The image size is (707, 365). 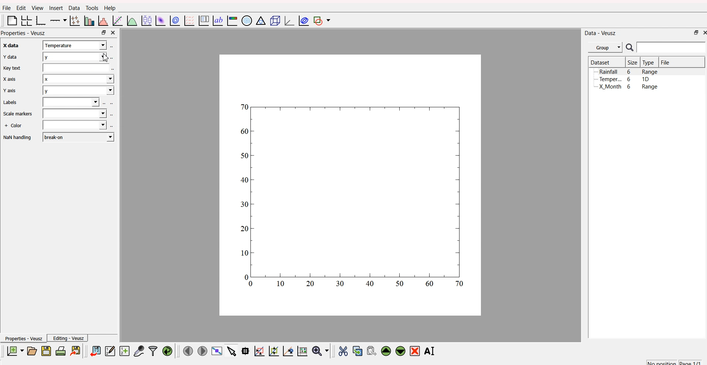 What do you see at coordinates (304, 350) in the screenshot?
I see `reset graph axes` at bounding box center [304, 350].